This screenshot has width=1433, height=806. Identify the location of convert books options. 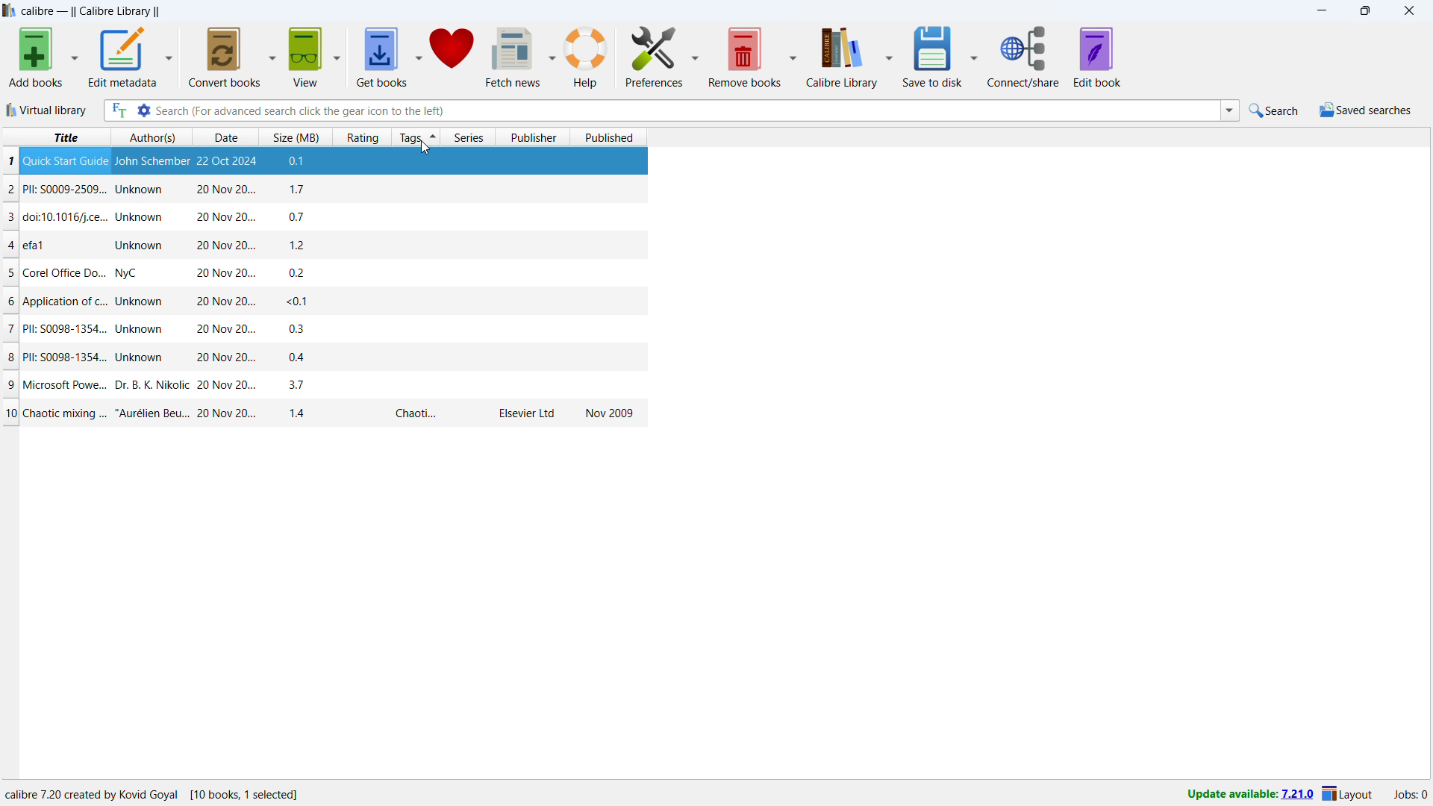
(274, 55).